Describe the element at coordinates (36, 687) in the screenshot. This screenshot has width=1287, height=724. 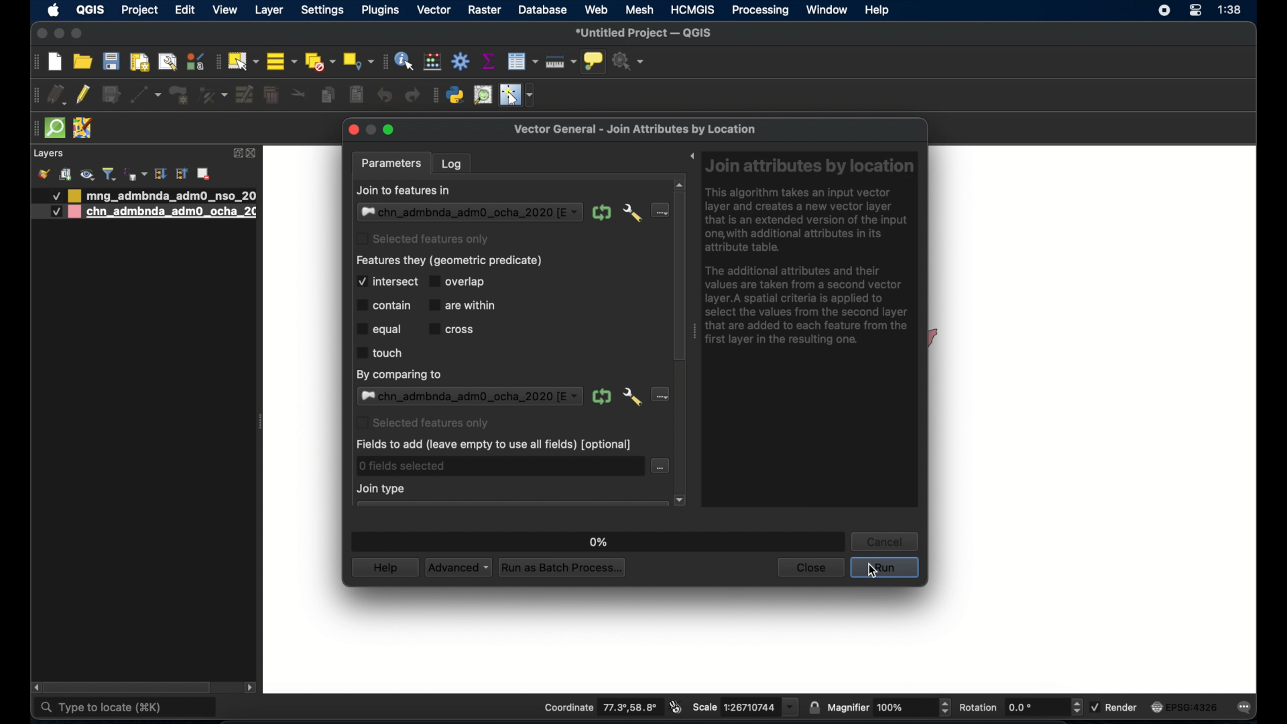
I see `scroll left arrow` at that location.